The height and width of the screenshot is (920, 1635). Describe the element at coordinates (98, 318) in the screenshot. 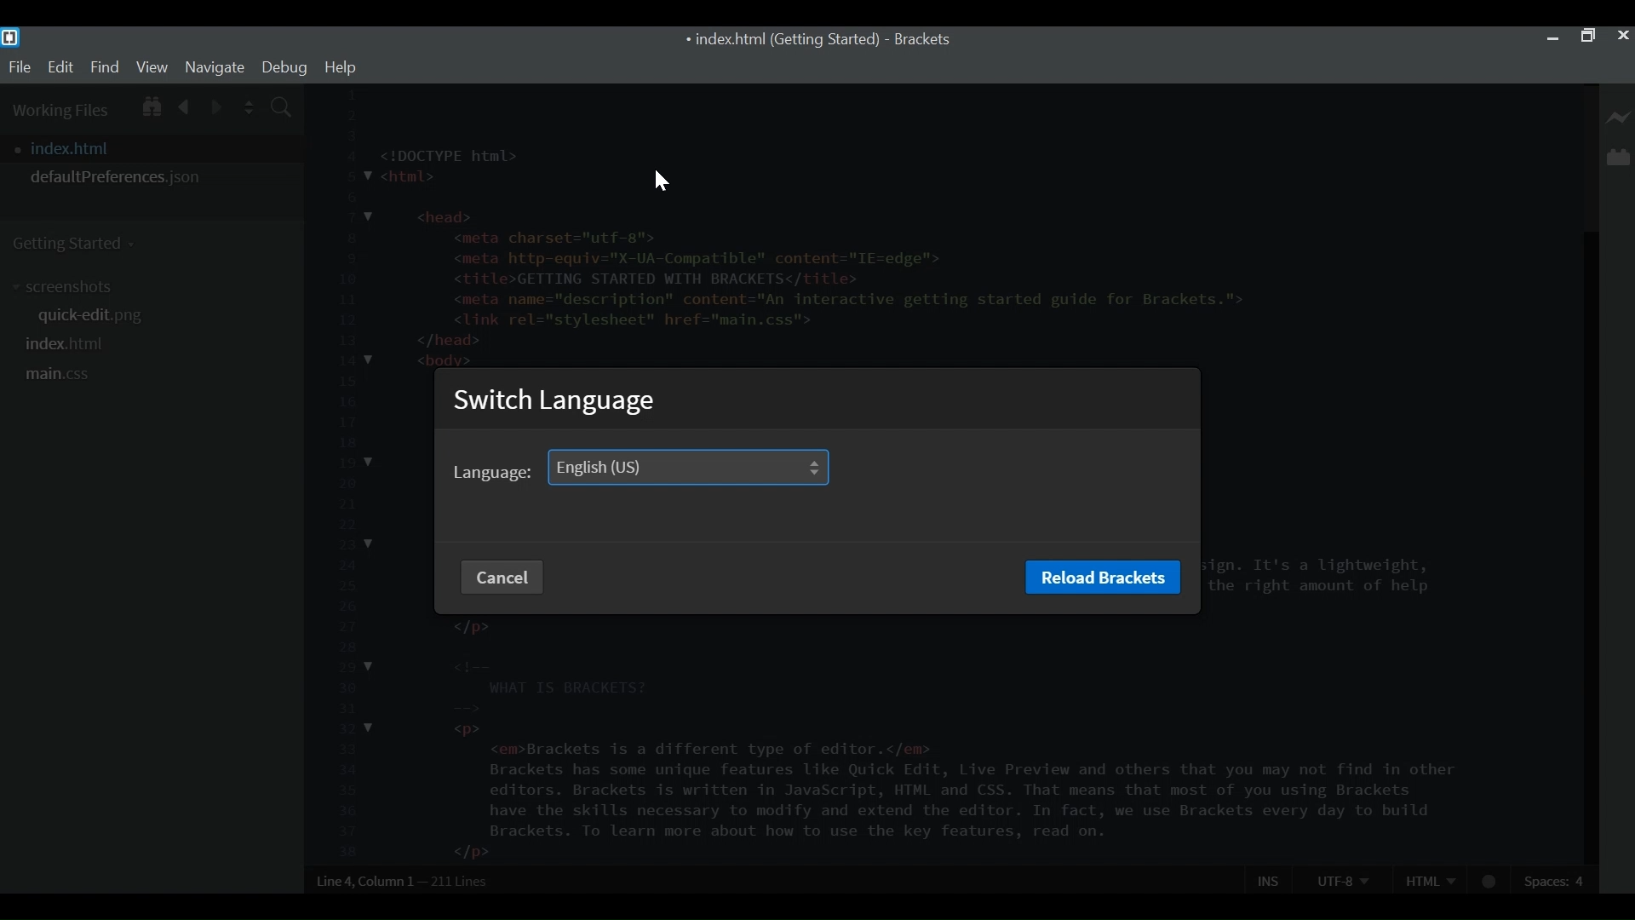

I see `quick-edit.png` at that location.